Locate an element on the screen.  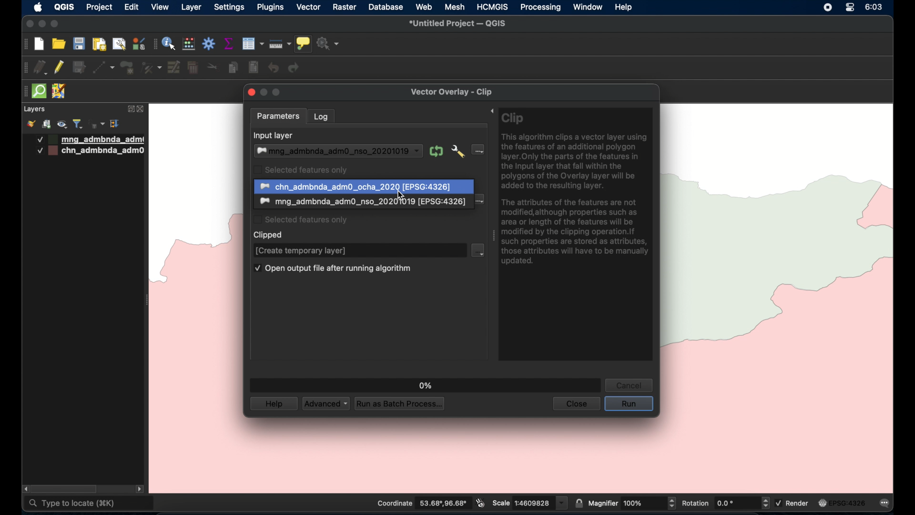
raster is located at coordinates (344, 8).